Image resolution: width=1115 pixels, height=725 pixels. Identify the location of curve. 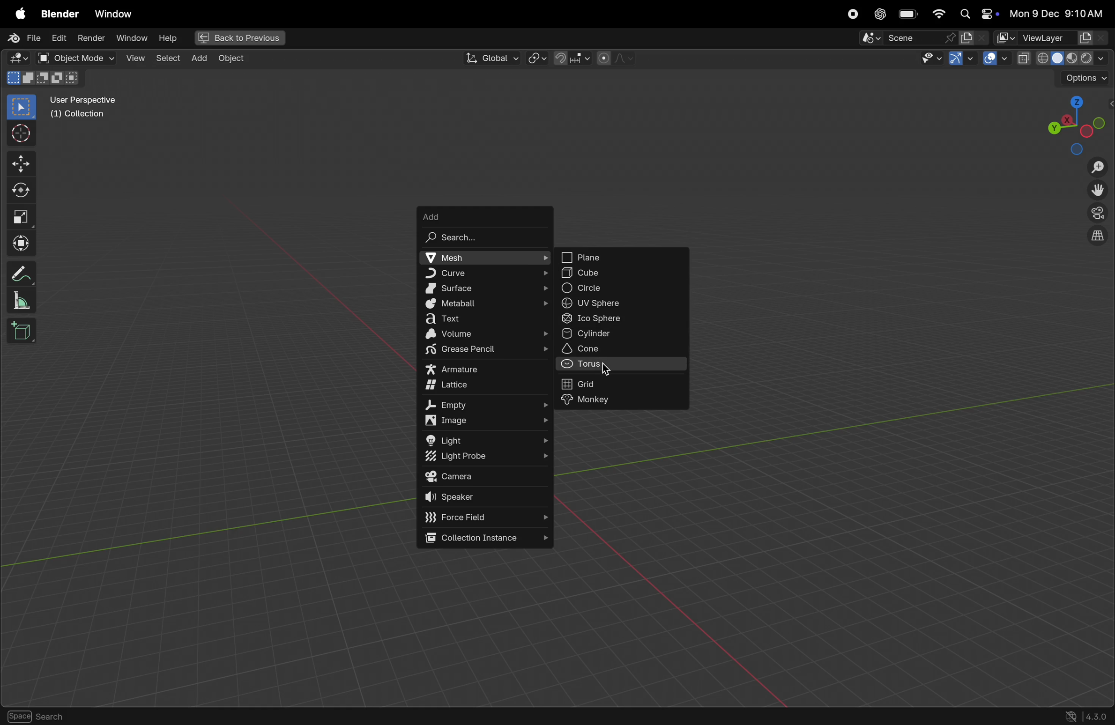
(483, 273).